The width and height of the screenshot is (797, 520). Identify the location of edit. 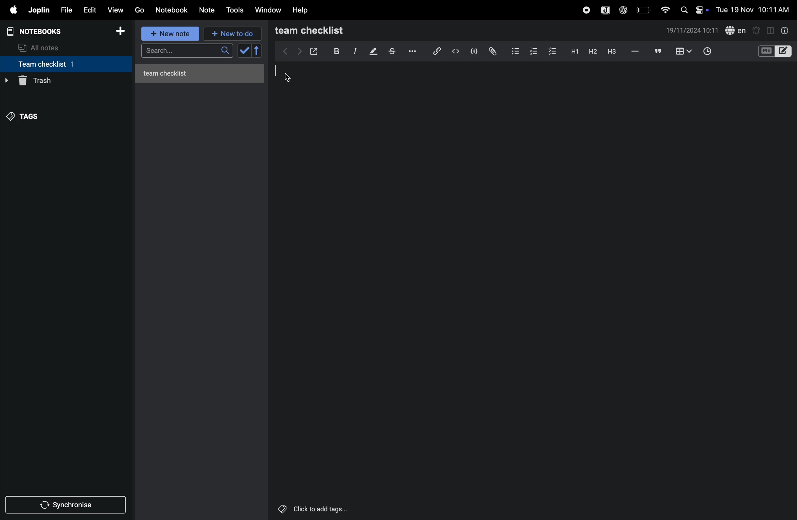
(90, 9).